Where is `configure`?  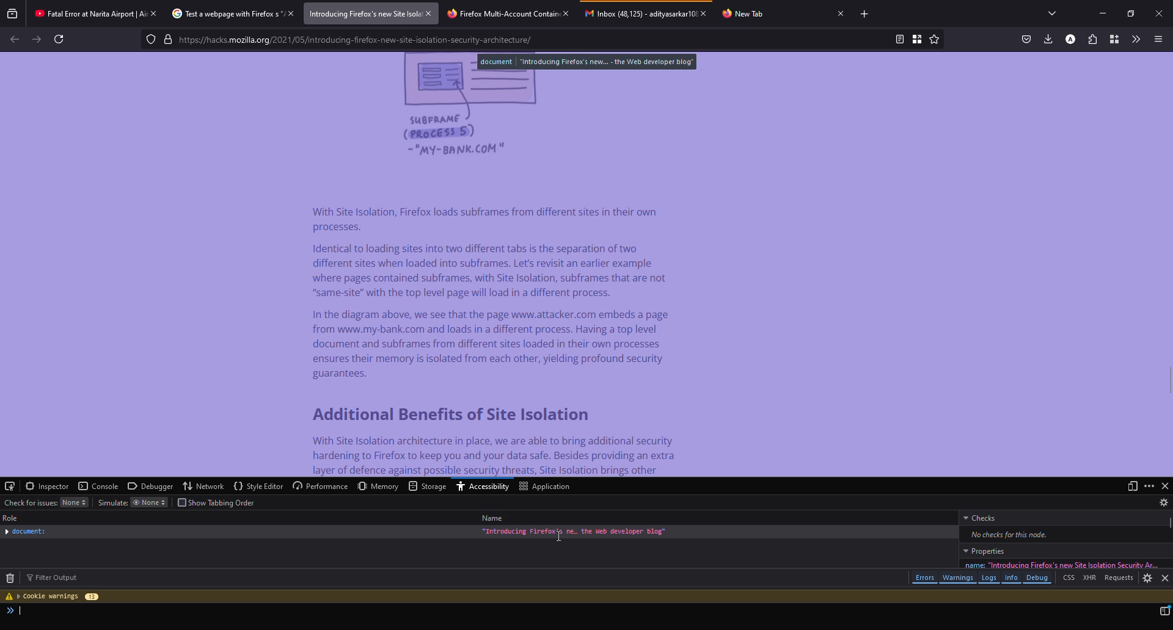
configure is located at coordinates (11, 486).